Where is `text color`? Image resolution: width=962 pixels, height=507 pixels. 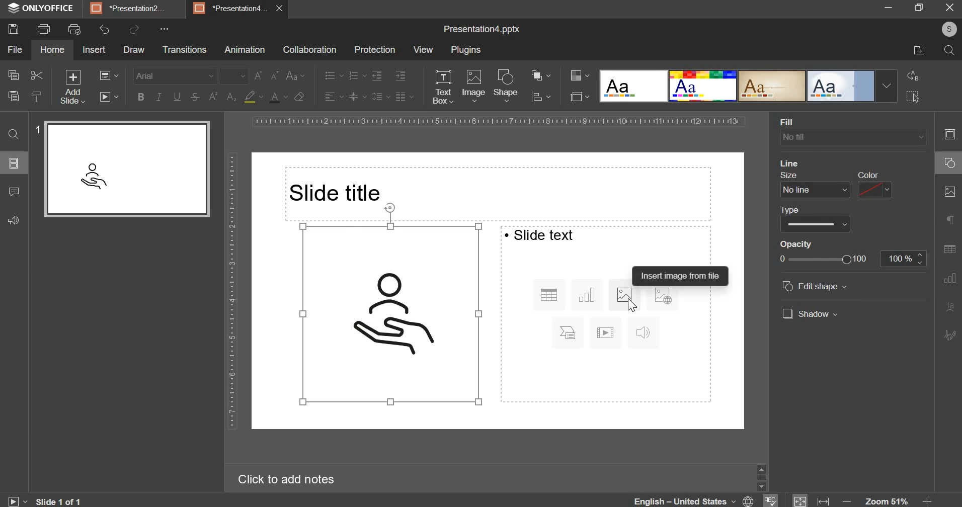
text color is located at coordinates (278, 97).